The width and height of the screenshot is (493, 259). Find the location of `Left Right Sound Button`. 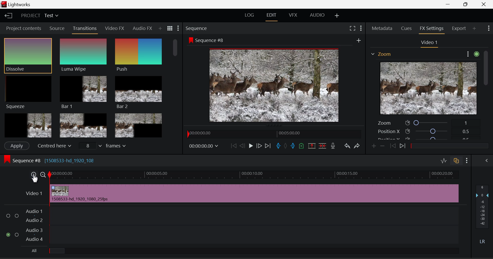

Left Right Sound Button is located at coordinates (482, 242).